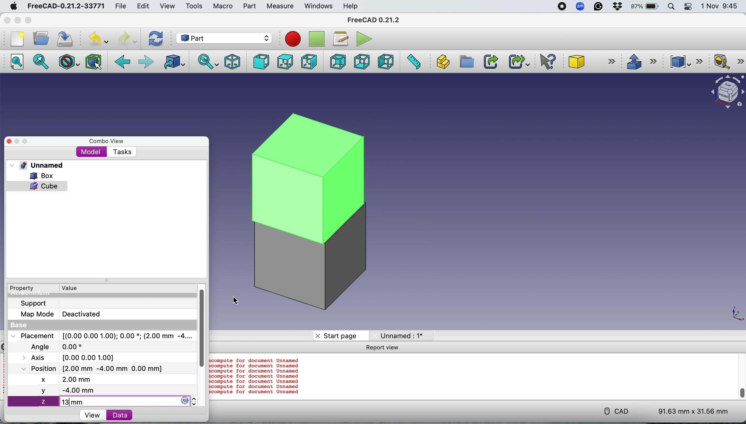 Image resolution: width=746 pixels, height=424 pixels. Describe the element at coordinates (318, 39) in the screenshot. I see `Stop recording macros` at that location.